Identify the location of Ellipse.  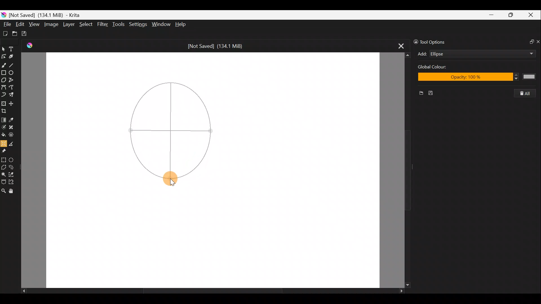
(473, 54).